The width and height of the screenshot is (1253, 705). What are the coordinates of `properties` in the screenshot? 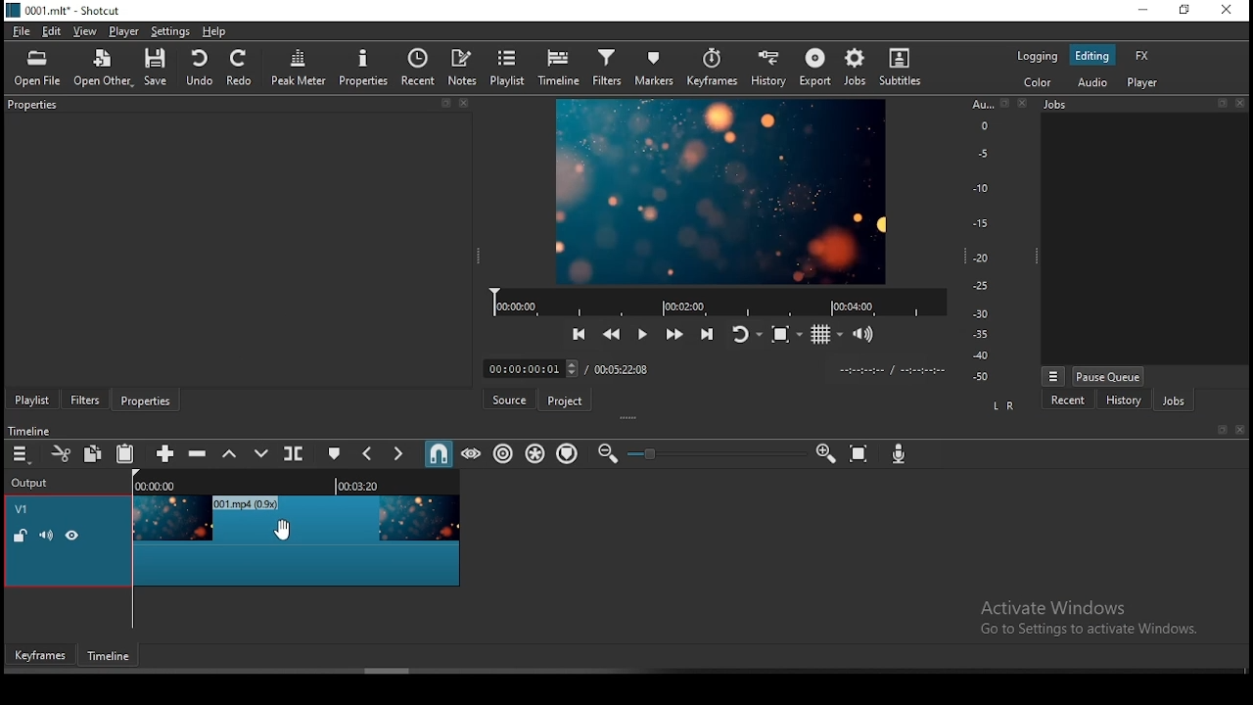 It's located at (238, 106).